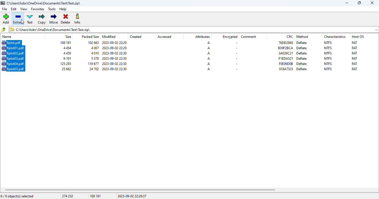 The width and height of the screenshot is (379, 199). What do you see at coordinates (328, 48) in the screenshot?
I see `NTFS` at bounding box center [328, 48].